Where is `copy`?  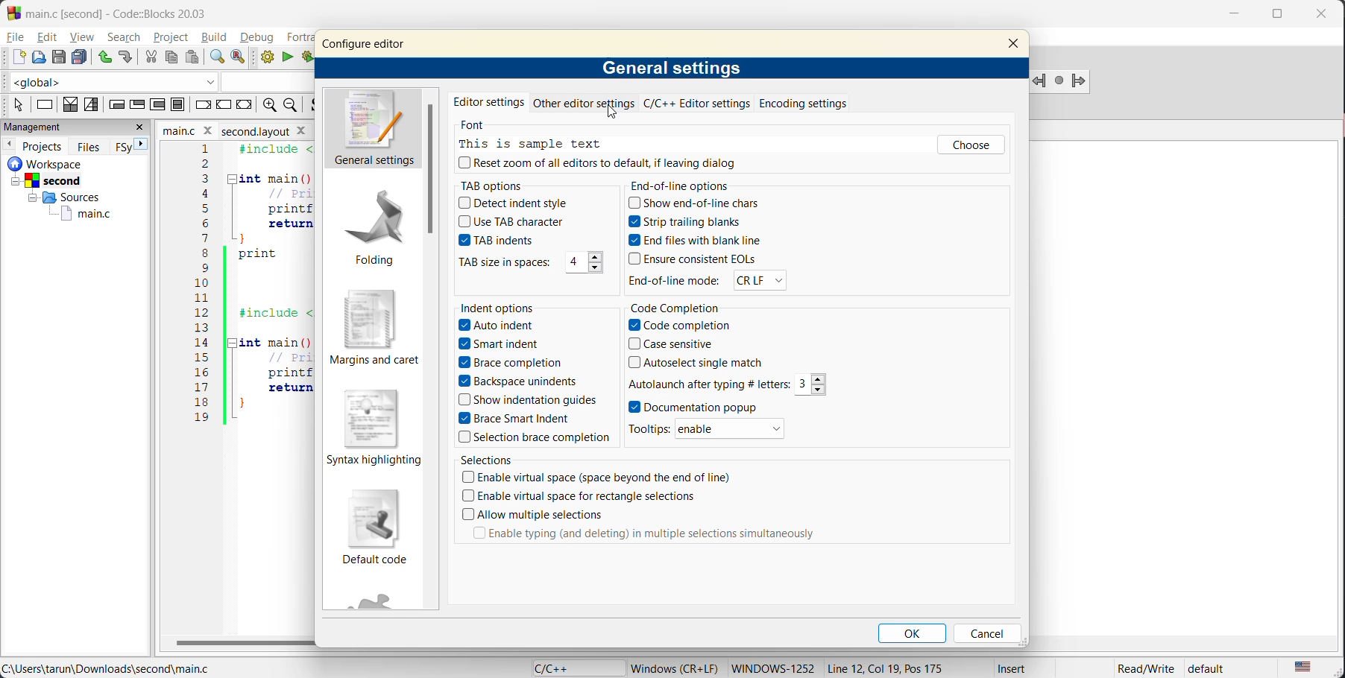
copy is located at coordinates (170, 56).